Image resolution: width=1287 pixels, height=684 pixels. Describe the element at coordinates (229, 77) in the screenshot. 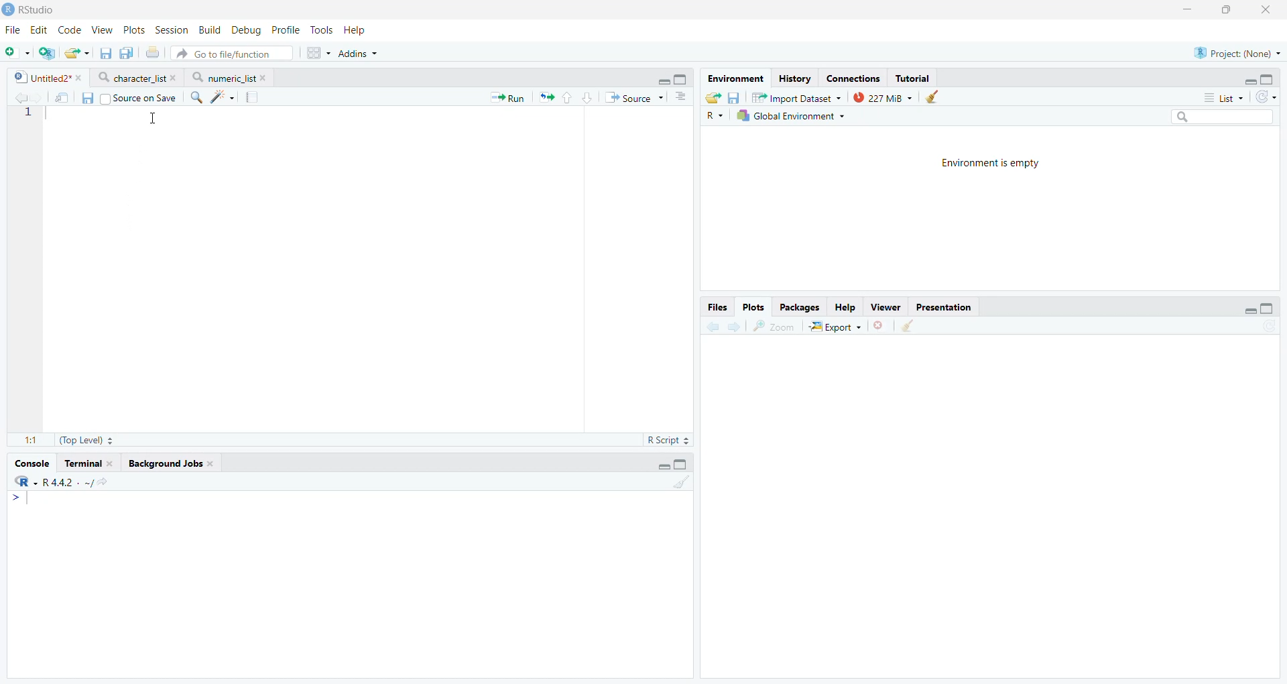

I see `numeric_list` at that location.